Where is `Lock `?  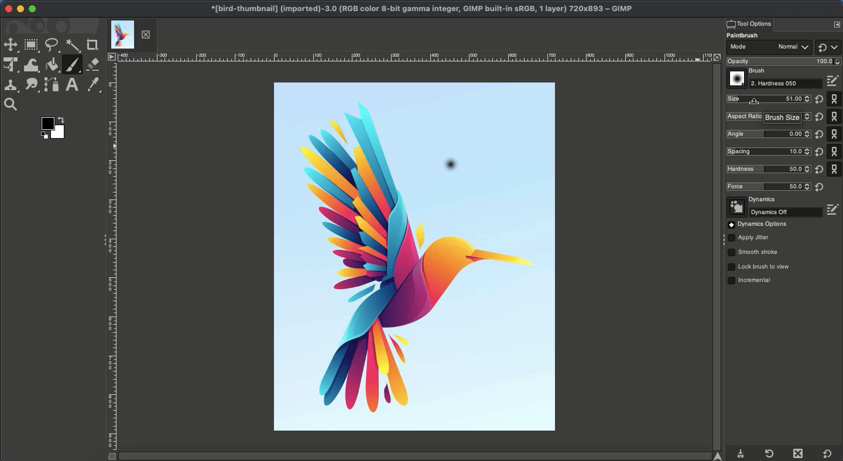 Lock  is located at coordinates (759, 267).